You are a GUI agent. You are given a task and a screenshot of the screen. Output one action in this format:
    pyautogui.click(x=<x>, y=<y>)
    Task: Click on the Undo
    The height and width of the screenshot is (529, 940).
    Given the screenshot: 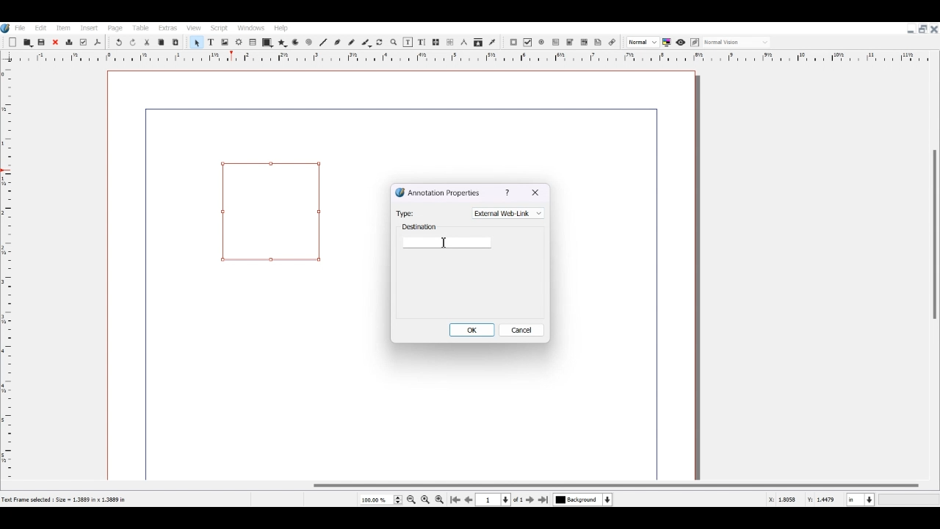 What is the action you would take?
    pyautogui.click(x=118, y=43)
    